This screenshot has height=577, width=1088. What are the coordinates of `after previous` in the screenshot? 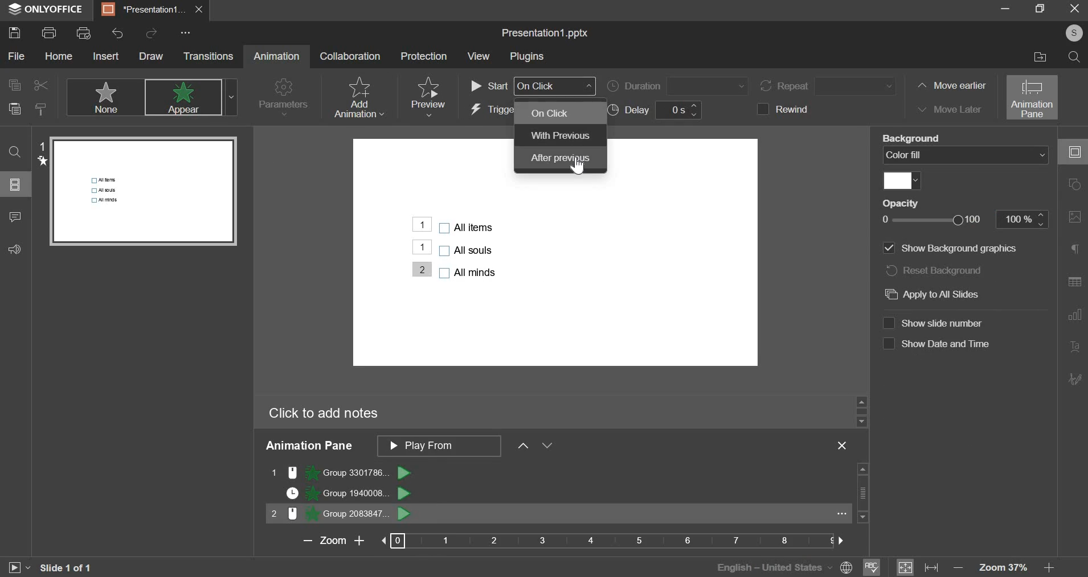 It's located at (561, 159).